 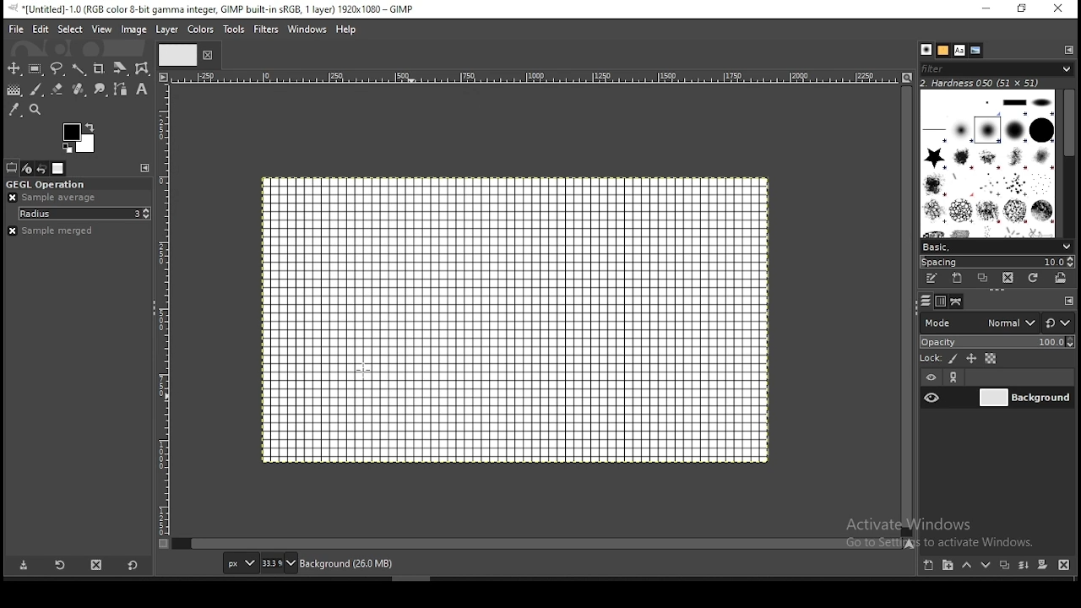 I want to click on undo history, so click(x=42, y=169).